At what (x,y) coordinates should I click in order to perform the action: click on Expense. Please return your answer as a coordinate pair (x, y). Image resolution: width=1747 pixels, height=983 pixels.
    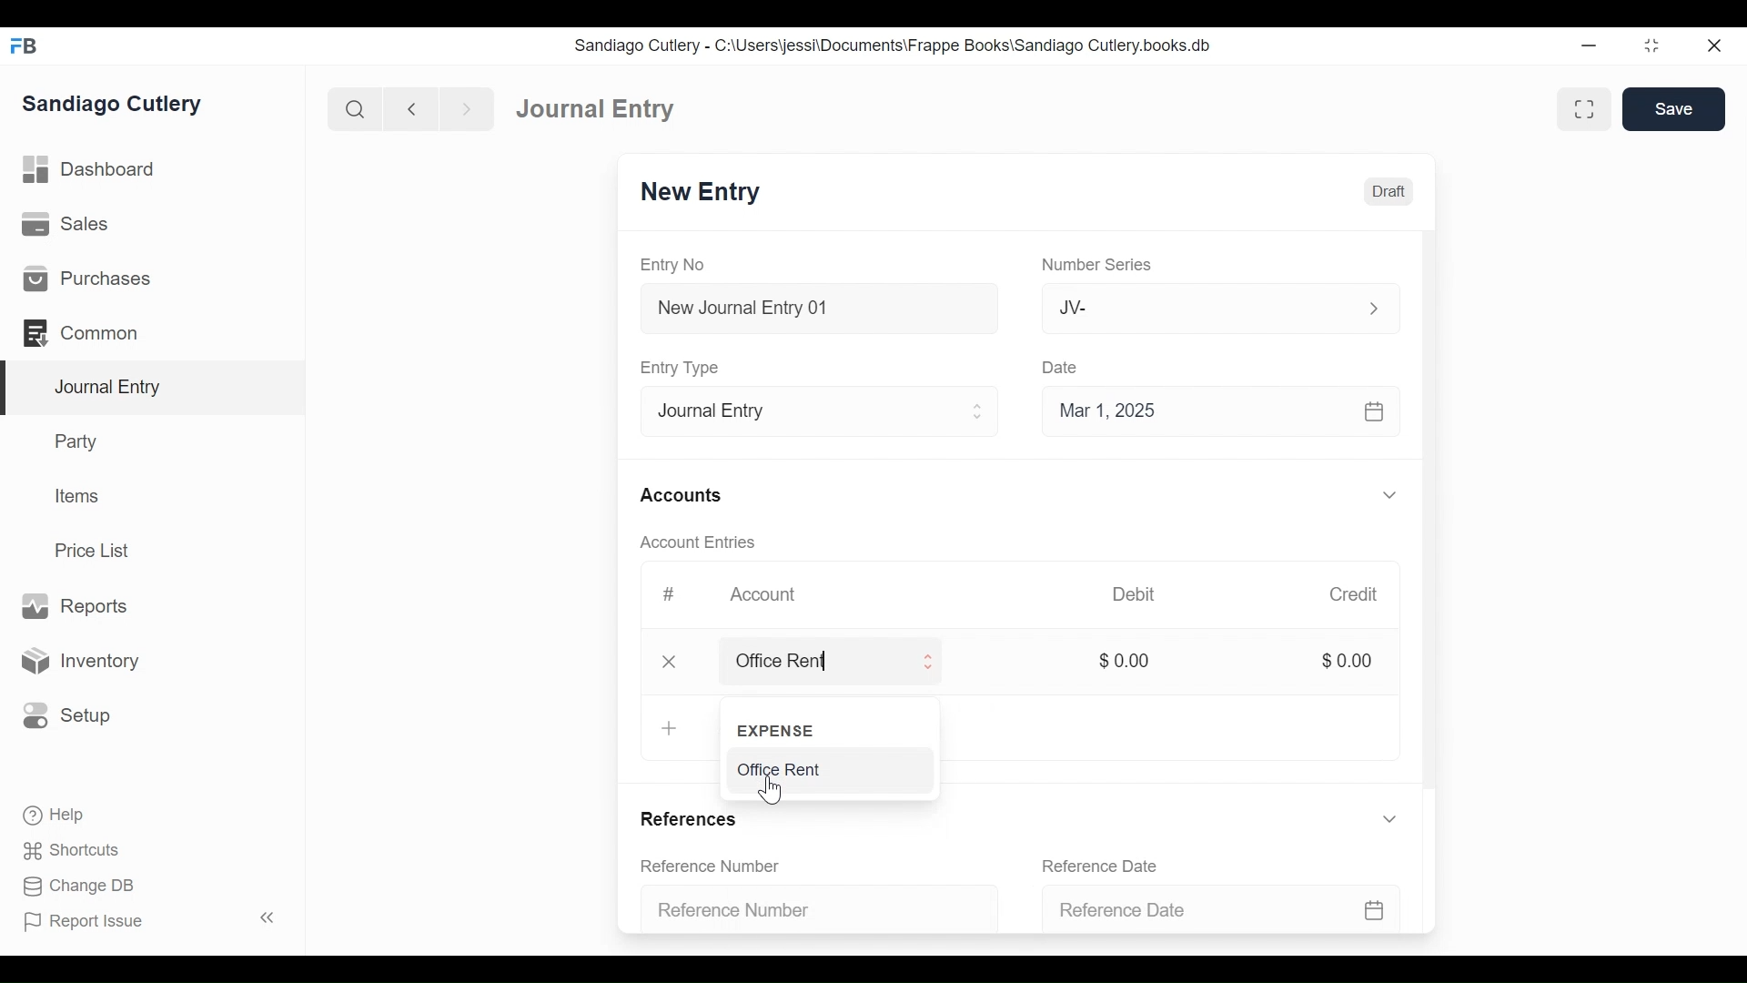
    Looking at the image, I should click on (815, 727).